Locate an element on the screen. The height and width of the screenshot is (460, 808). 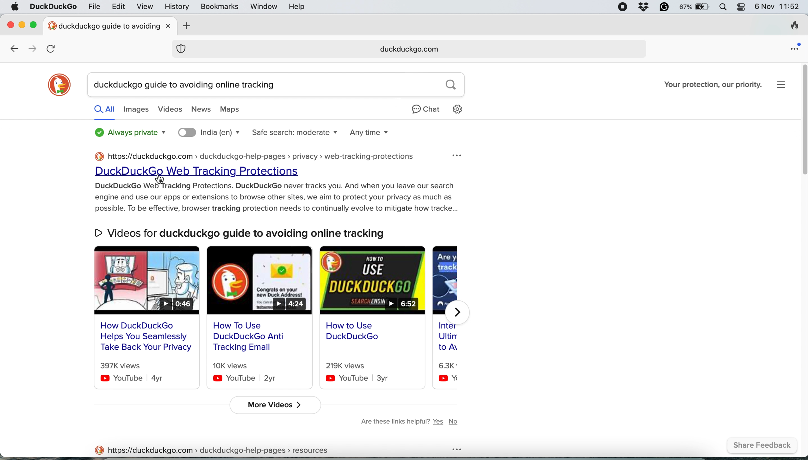
219k views is located at coordinates (348, 365).